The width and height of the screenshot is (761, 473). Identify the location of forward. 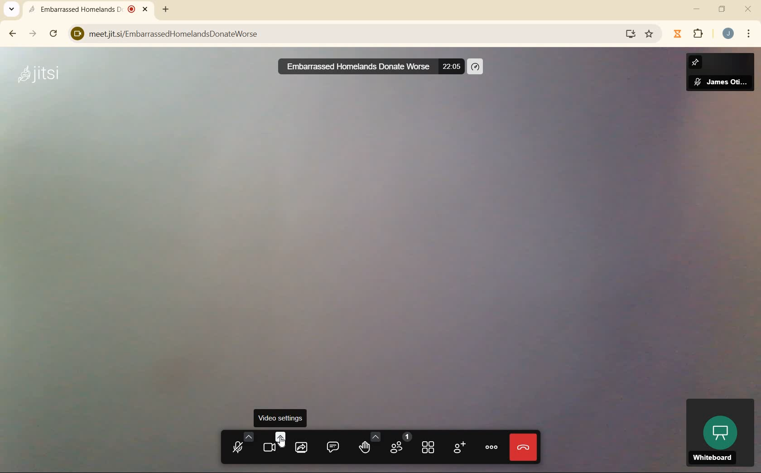
(33, 34).